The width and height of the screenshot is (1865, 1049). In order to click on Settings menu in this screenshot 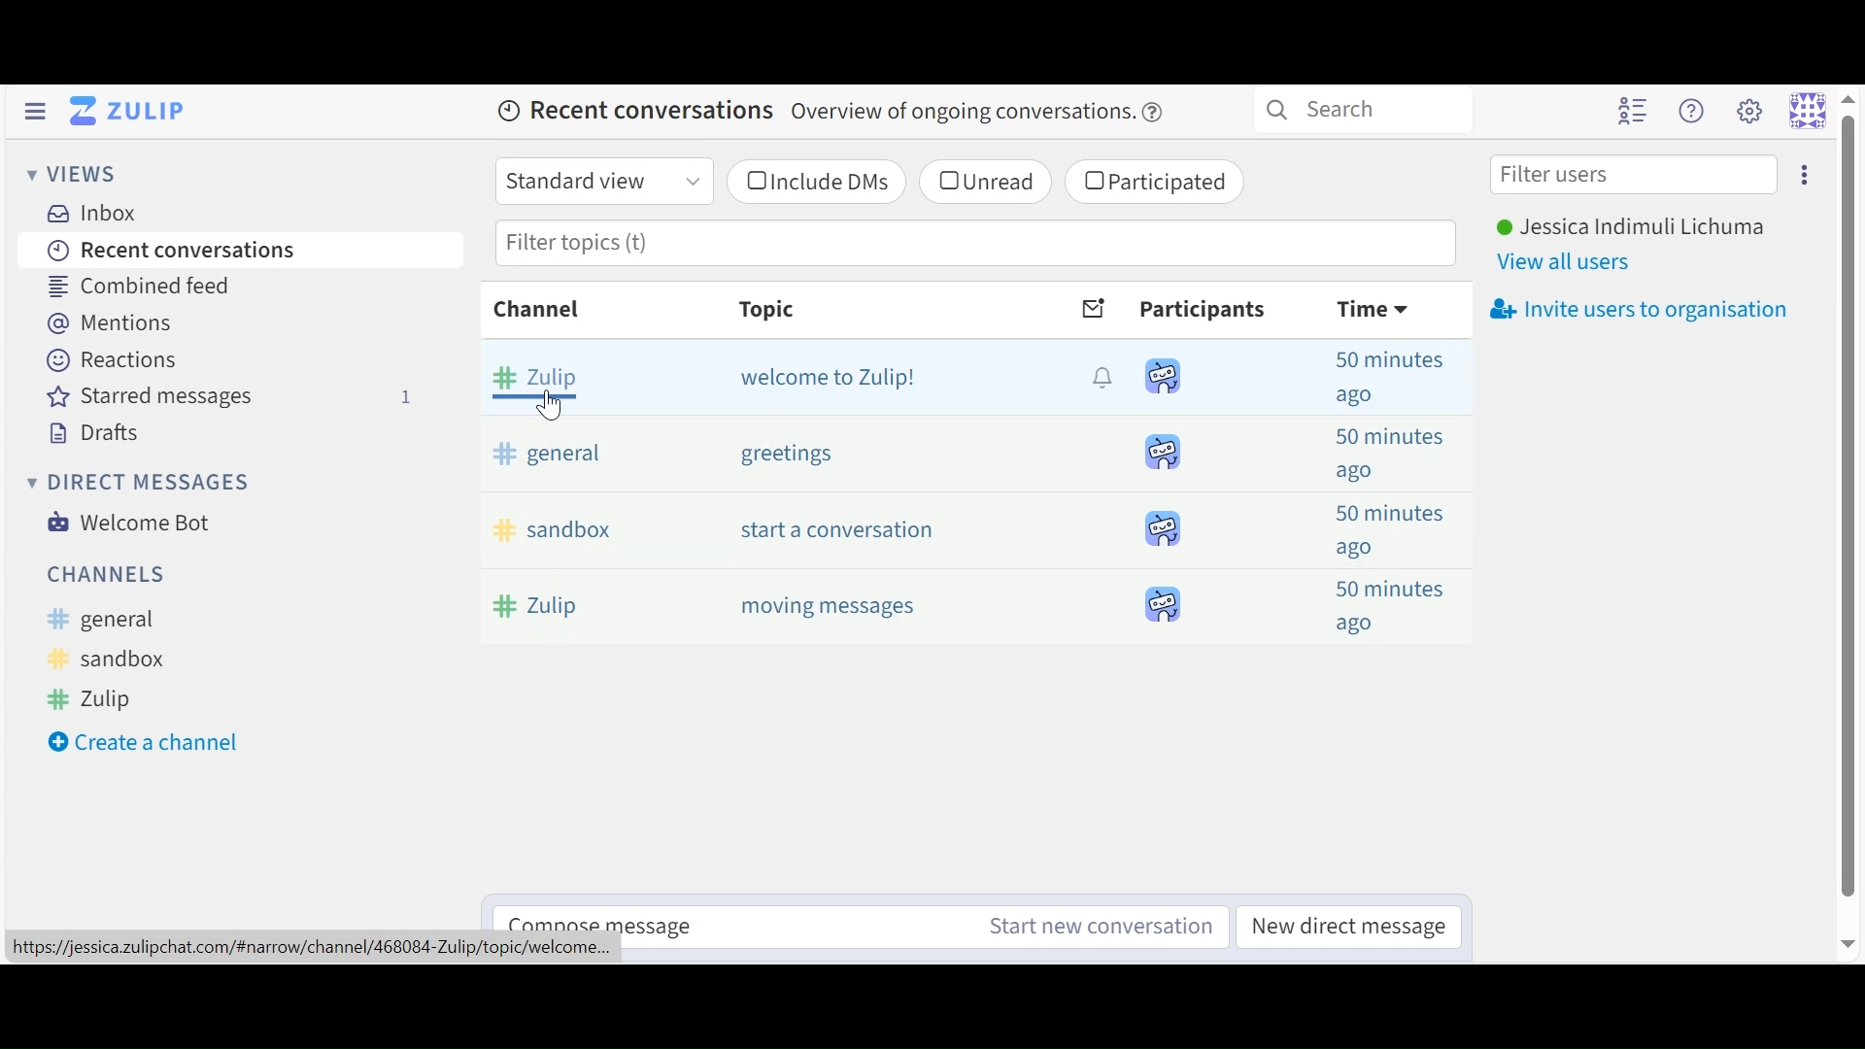, I will do `click(1753, 110)`.